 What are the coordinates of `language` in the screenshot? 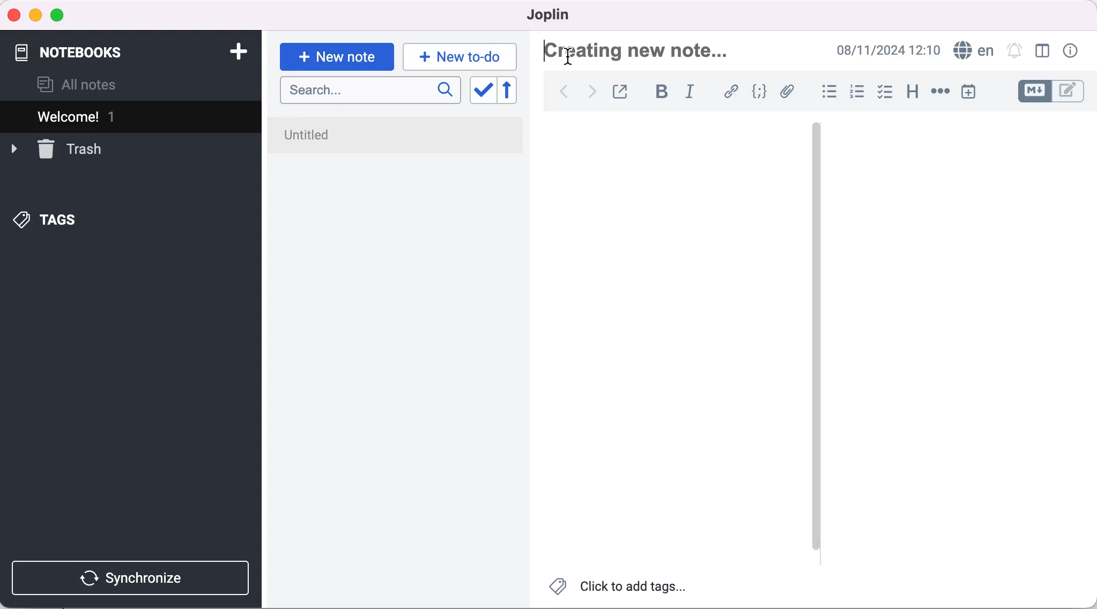 It's located at (972, 51).